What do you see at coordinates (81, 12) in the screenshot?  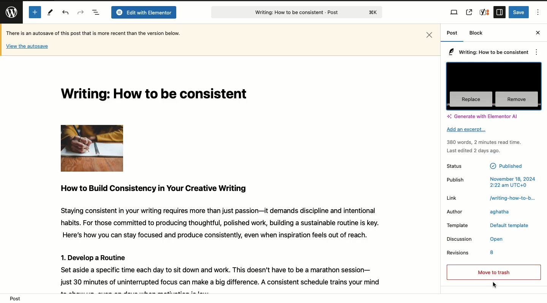 I see `Redo` at bounding box center [81, 12].